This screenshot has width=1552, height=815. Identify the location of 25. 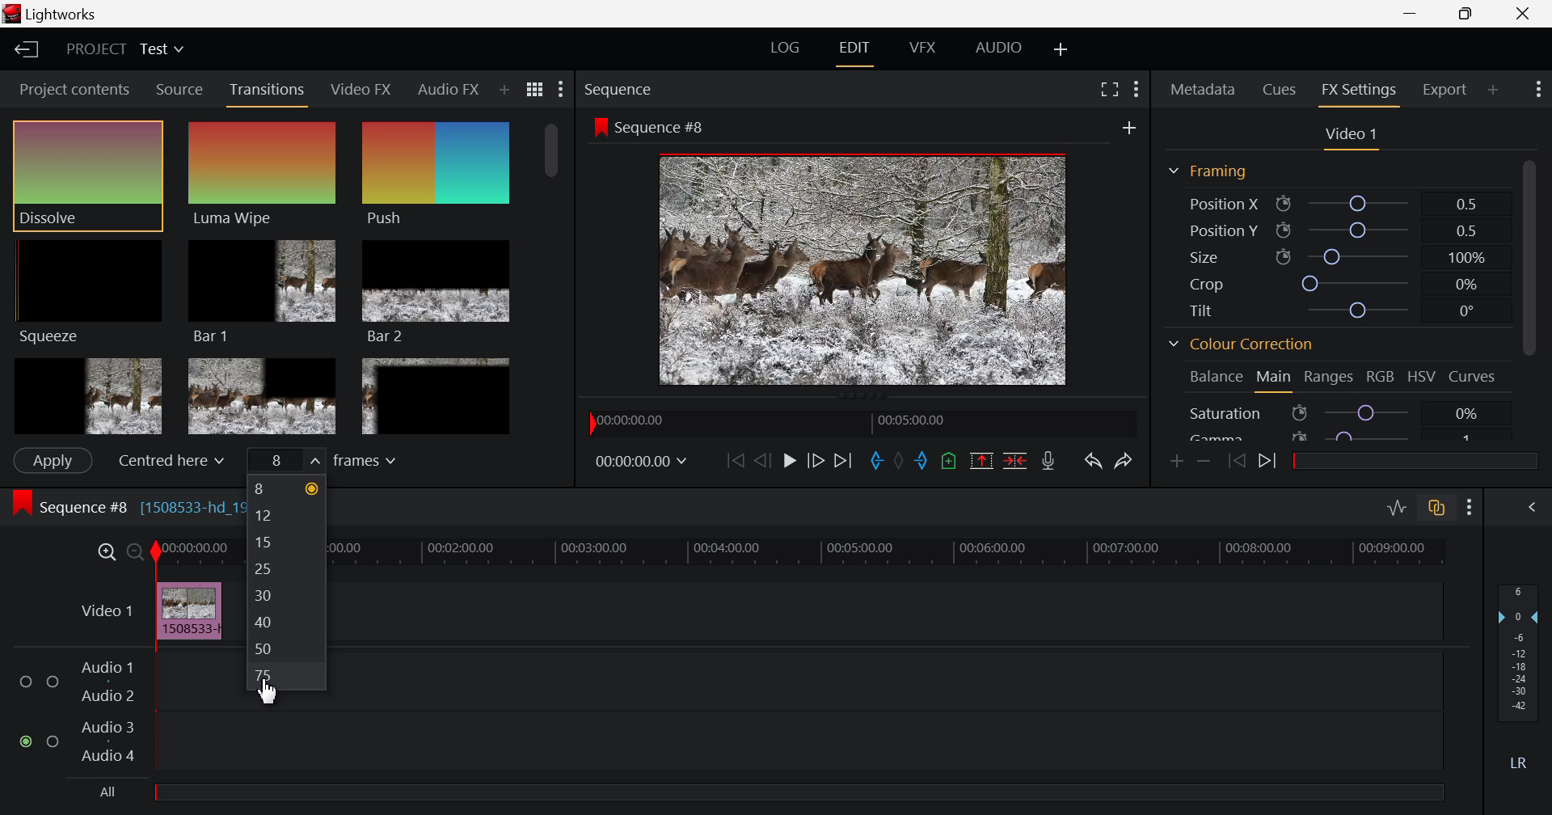
(285, 563).